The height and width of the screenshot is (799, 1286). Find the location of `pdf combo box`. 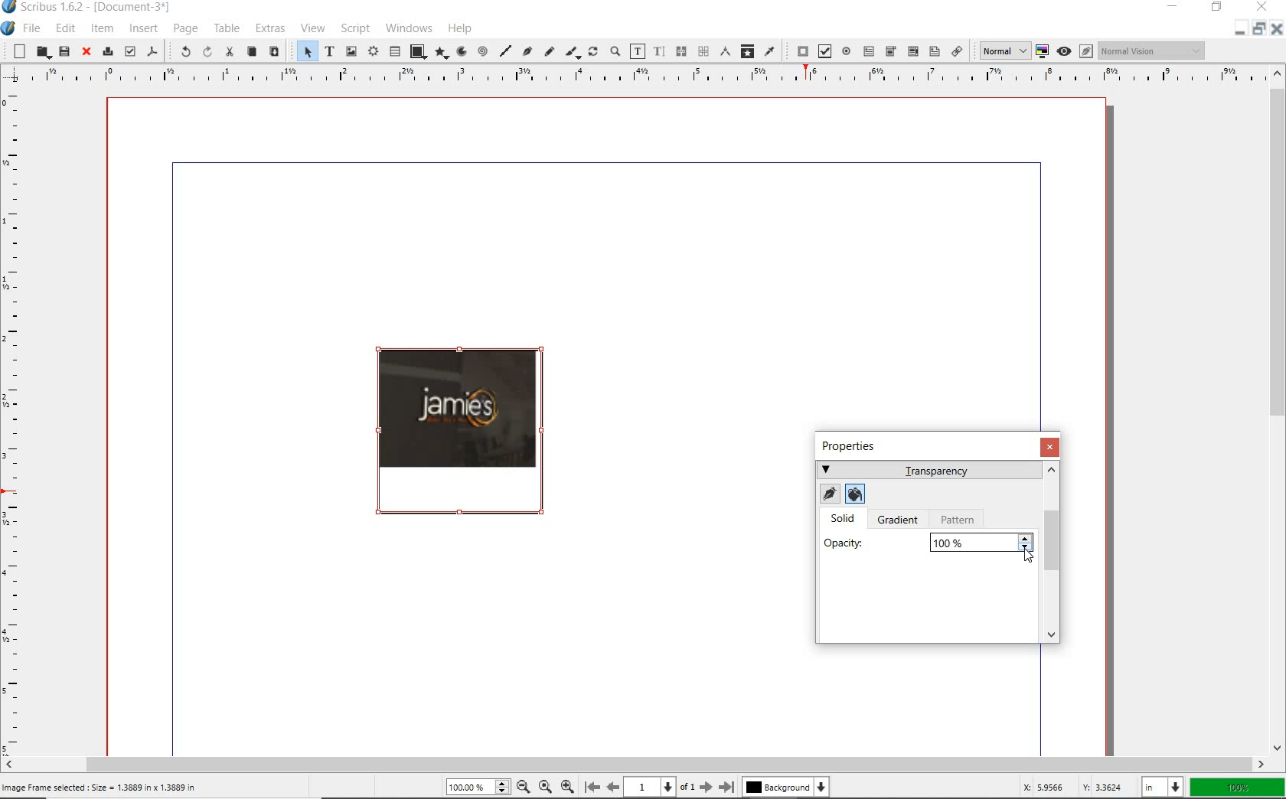

pdf combo box is located at coordinates (890, 51).